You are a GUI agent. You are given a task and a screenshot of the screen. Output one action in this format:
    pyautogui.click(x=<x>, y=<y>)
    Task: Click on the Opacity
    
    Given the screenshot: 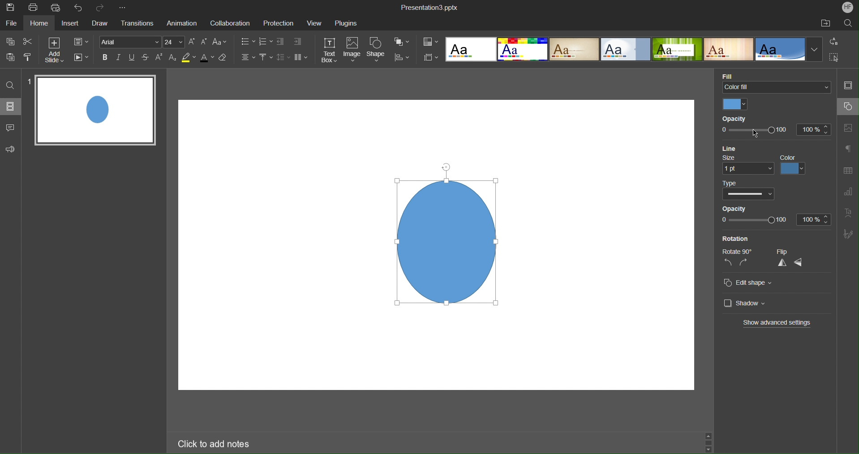 What is the action you would take?
    pyautogui.click(x=738, y=119)
    